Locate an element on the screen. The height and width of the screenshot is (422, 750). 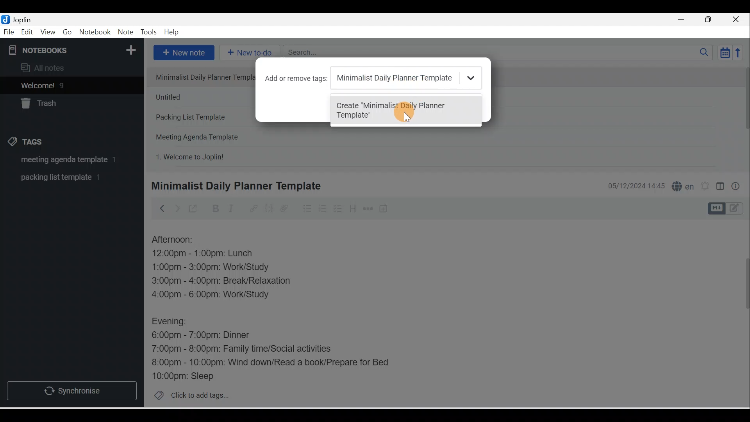
Note 2 is located at coordinates (201, 97).